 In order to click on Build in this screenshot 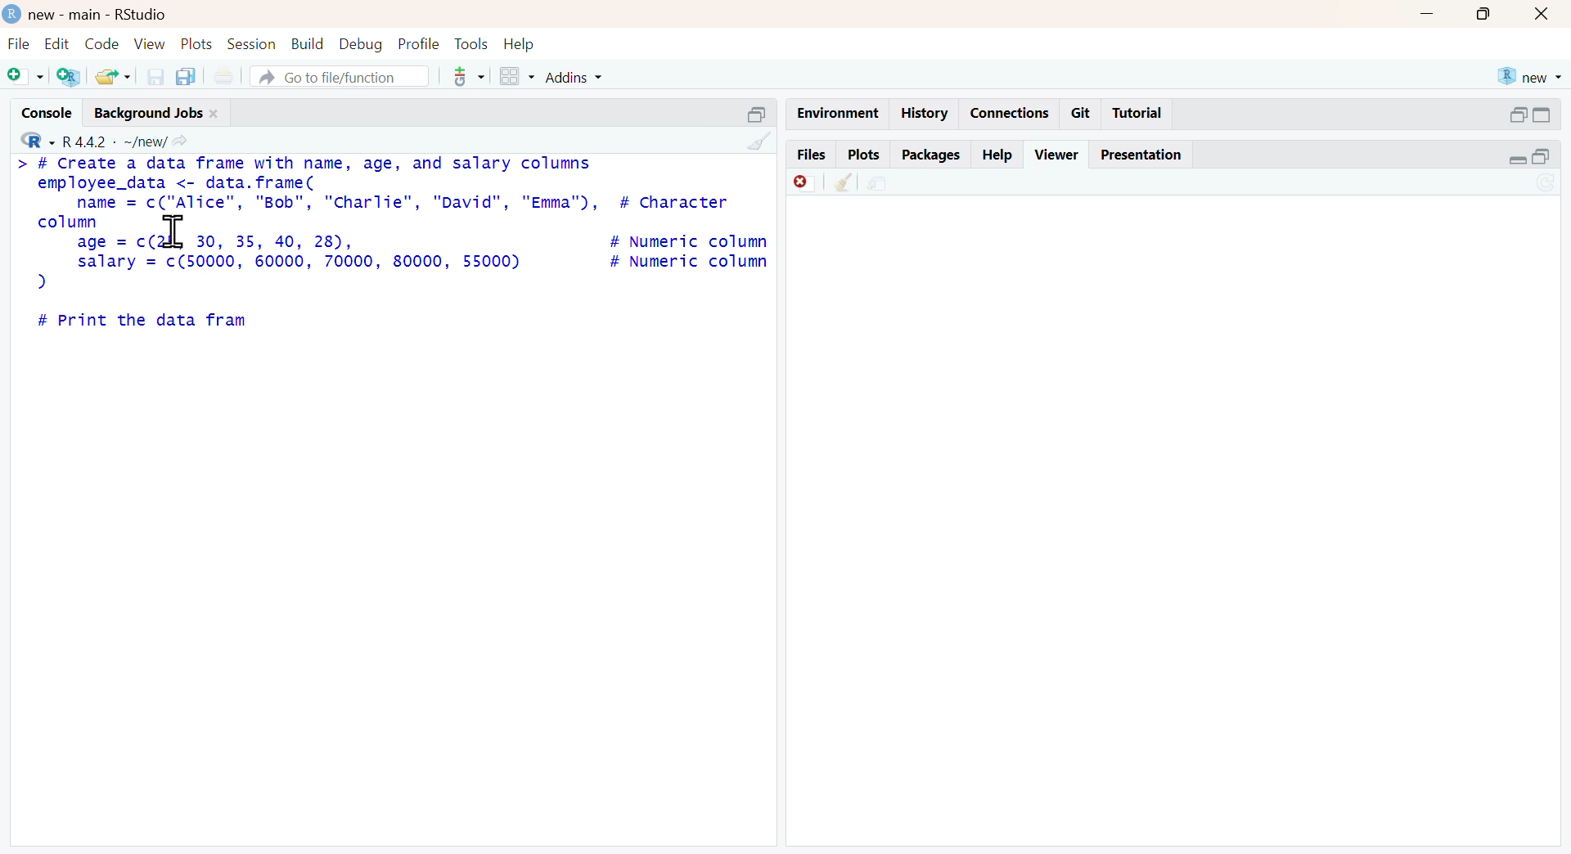, I will do `click(303, 43)`.